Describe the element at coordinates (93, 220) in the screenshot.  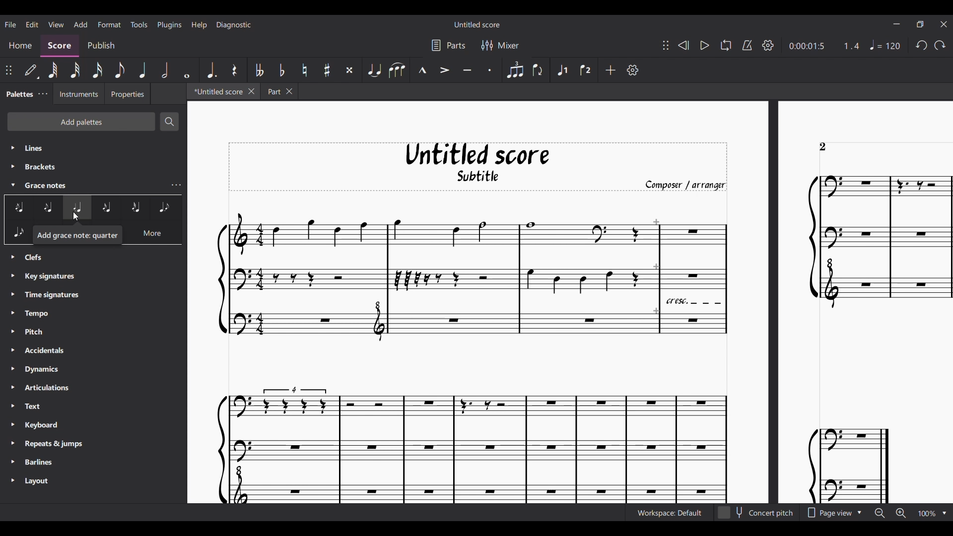
I see `Grace note options` at that location.